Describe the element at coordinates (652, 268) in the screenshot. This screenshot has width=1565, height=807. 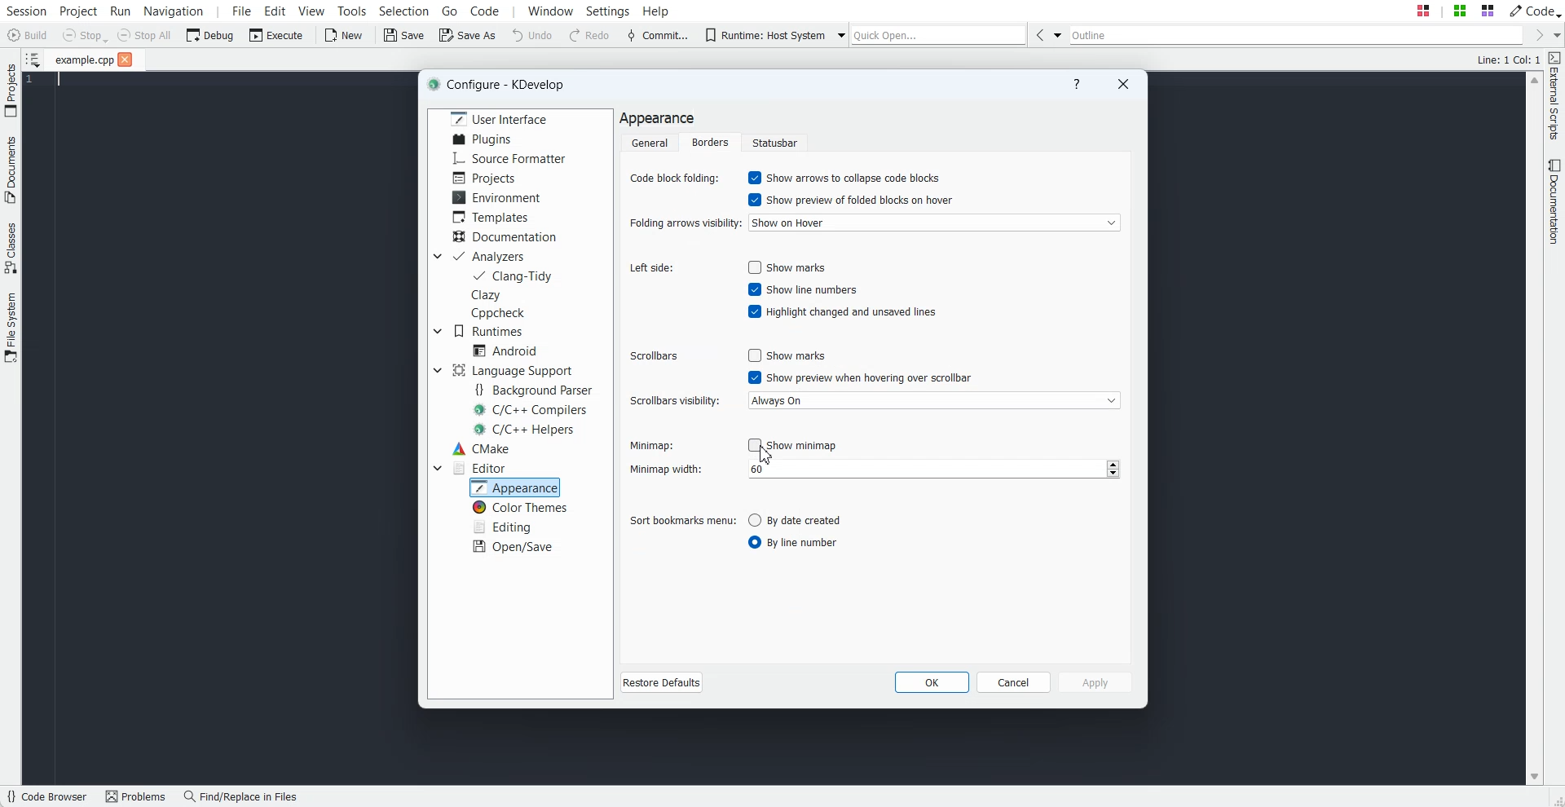
I see `Left side` at that location.